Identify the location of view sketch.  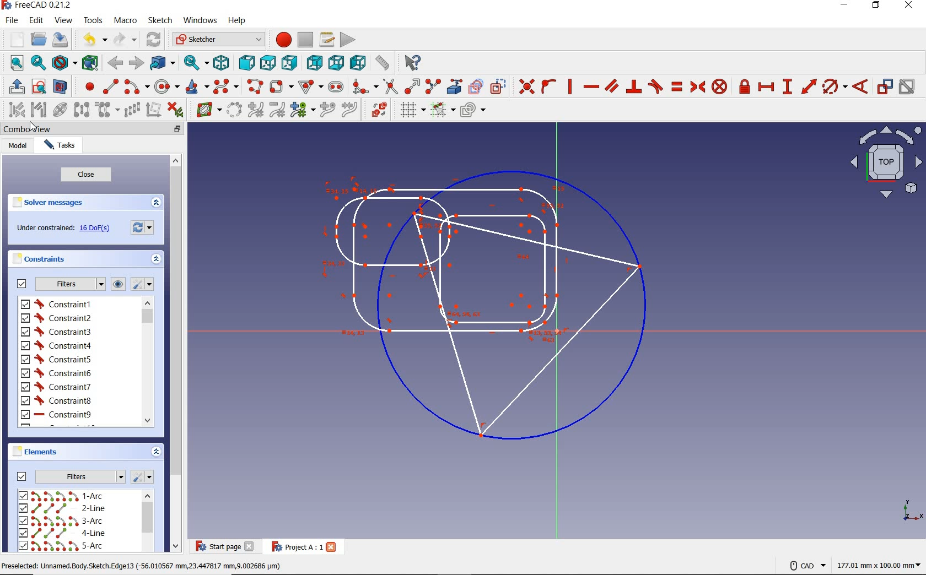
(39, 86).